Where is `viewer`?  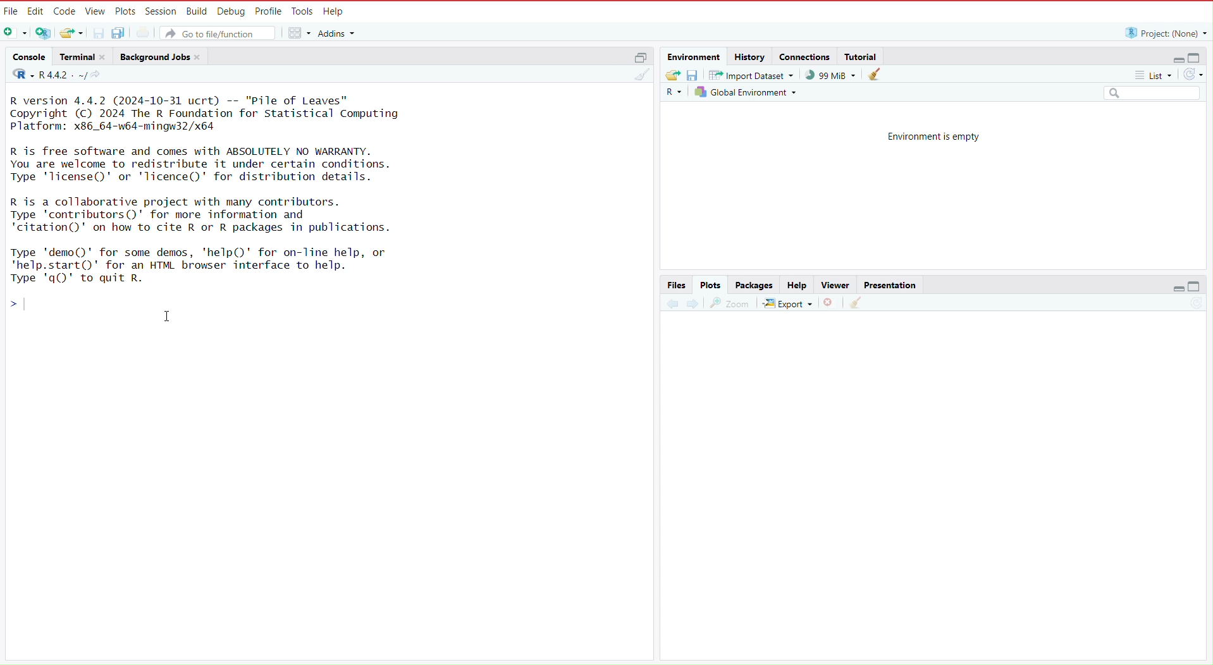
viewer is located at coordinates (832, 284).